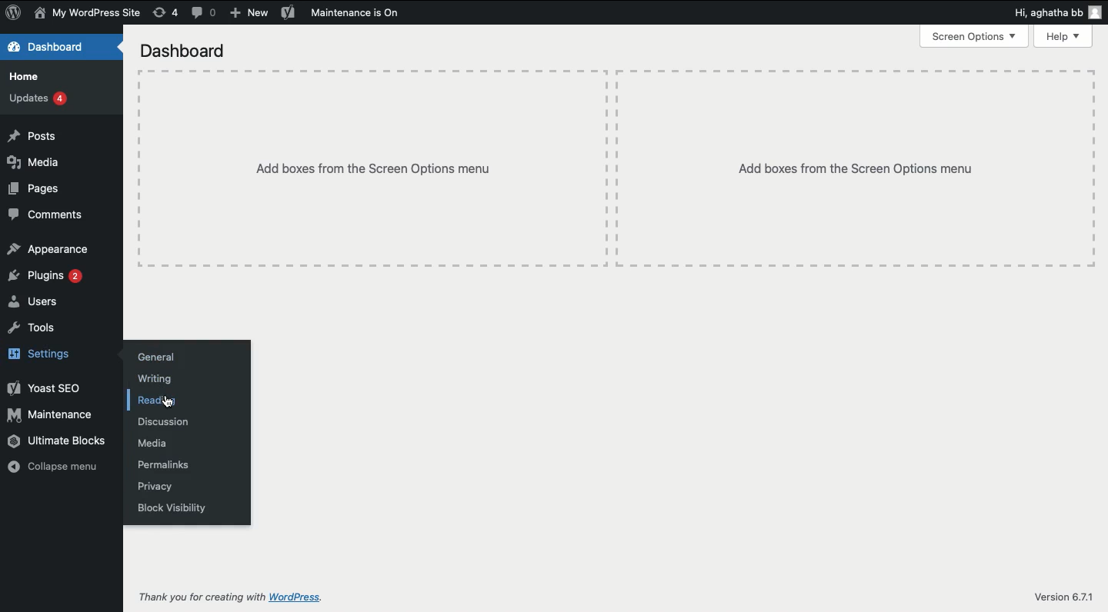 This screenshot has width=1108, height=612. Describe the element at coordinates (41, 99) in the screenshot. I see `updates 4` at that location.